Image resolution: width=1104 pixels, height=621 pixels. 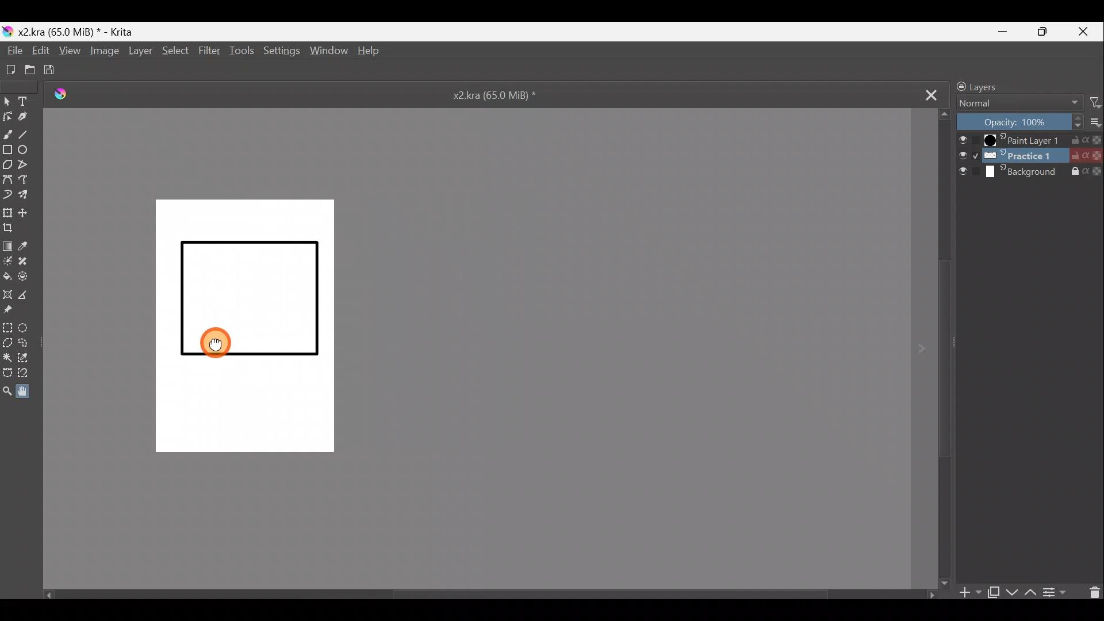 I want to click on Background, so click(x=1030, y=173).